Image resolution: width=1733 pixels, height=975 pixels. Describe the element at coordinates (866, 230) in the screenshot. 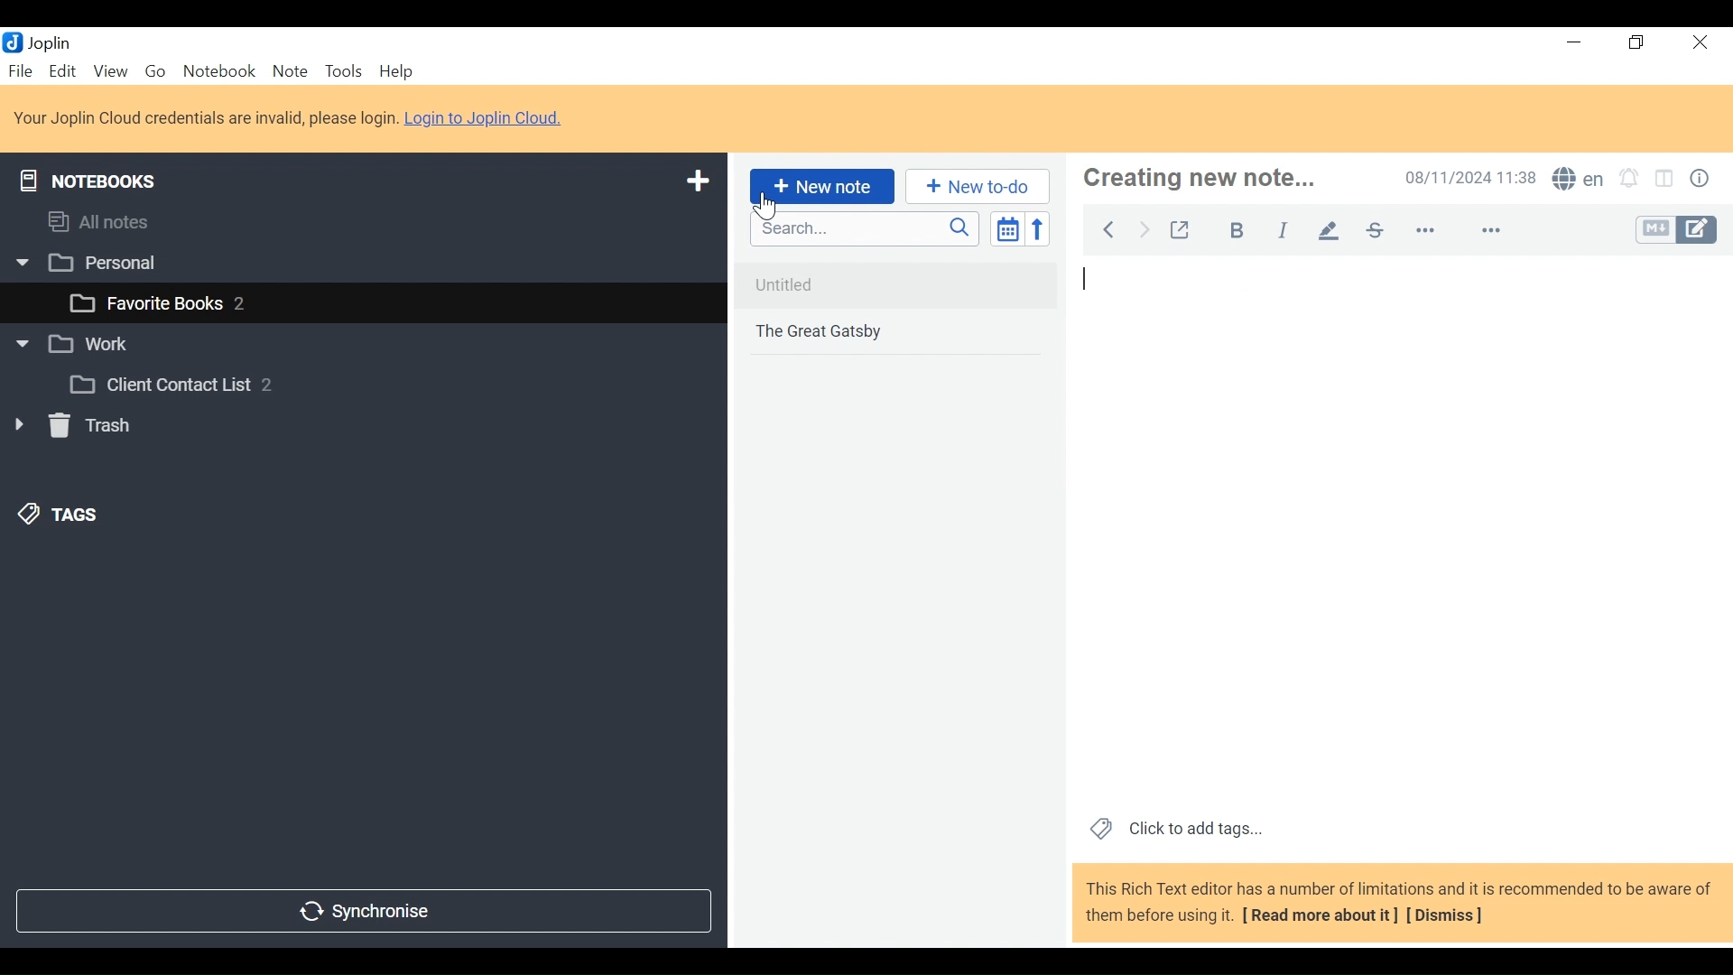

I see `Search` at that location.